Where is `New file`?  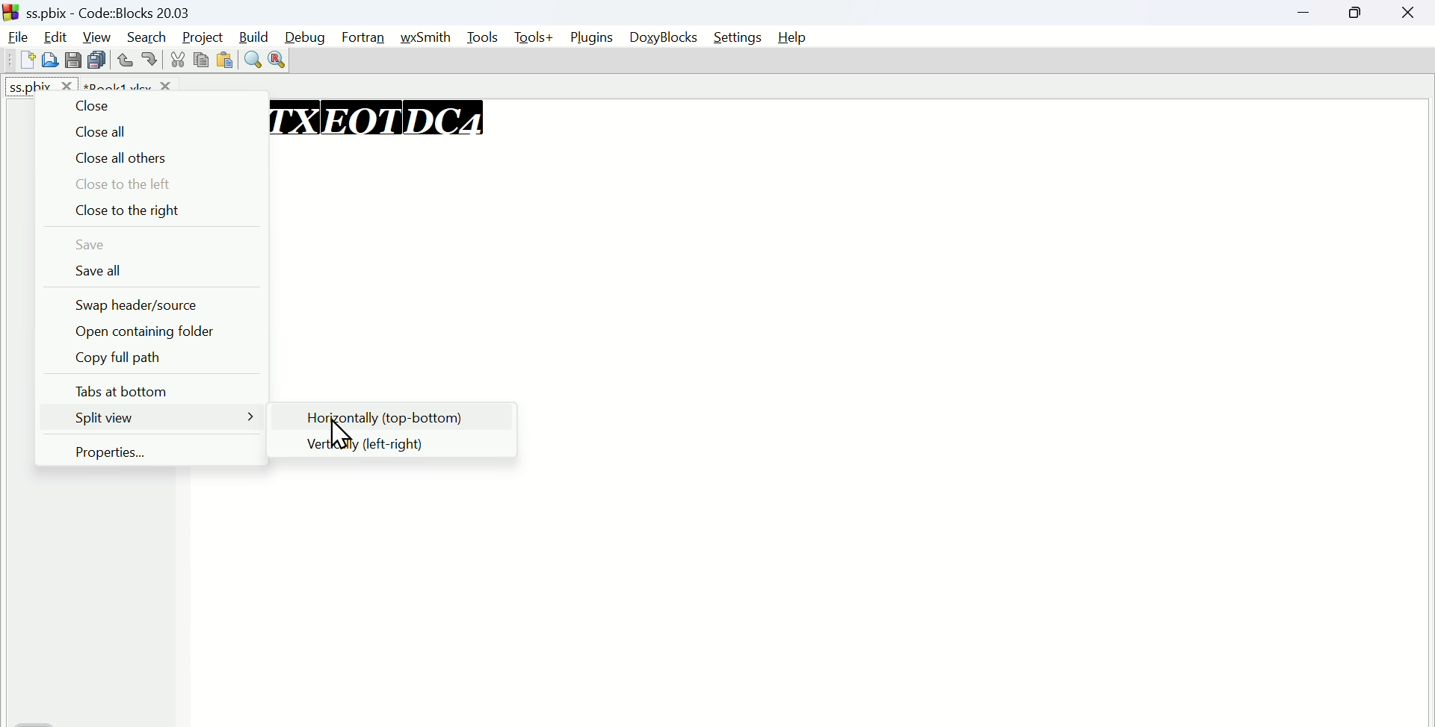 New file is located at coordinates (23, 59).